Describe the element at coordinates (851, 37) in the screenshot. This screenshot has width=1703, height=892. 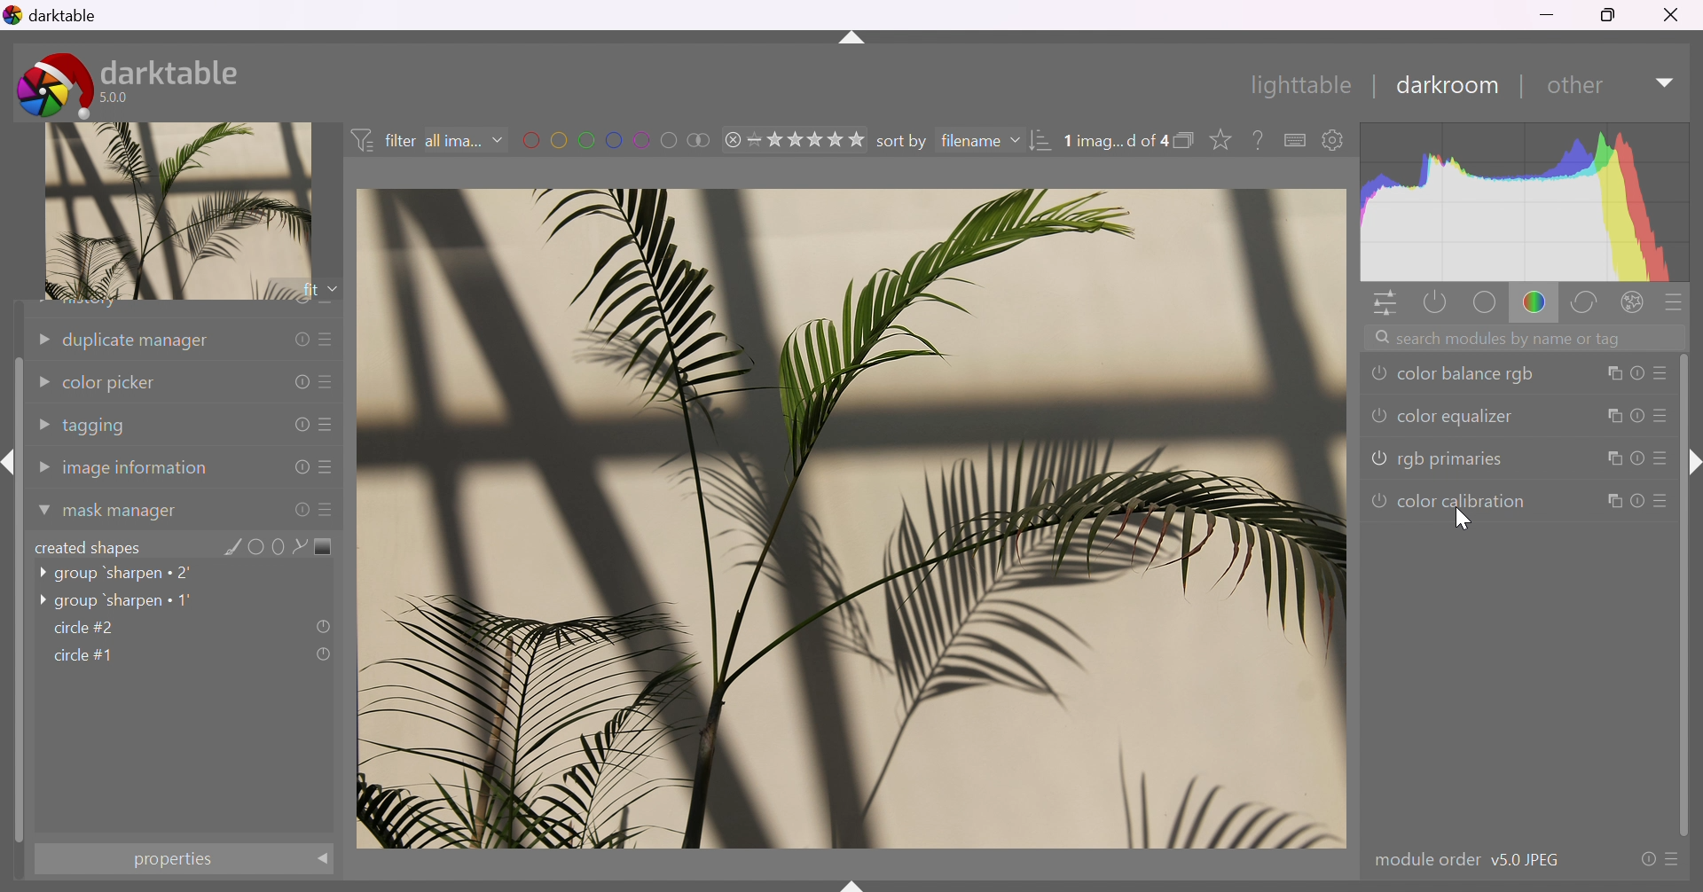
I see `more` at that location.